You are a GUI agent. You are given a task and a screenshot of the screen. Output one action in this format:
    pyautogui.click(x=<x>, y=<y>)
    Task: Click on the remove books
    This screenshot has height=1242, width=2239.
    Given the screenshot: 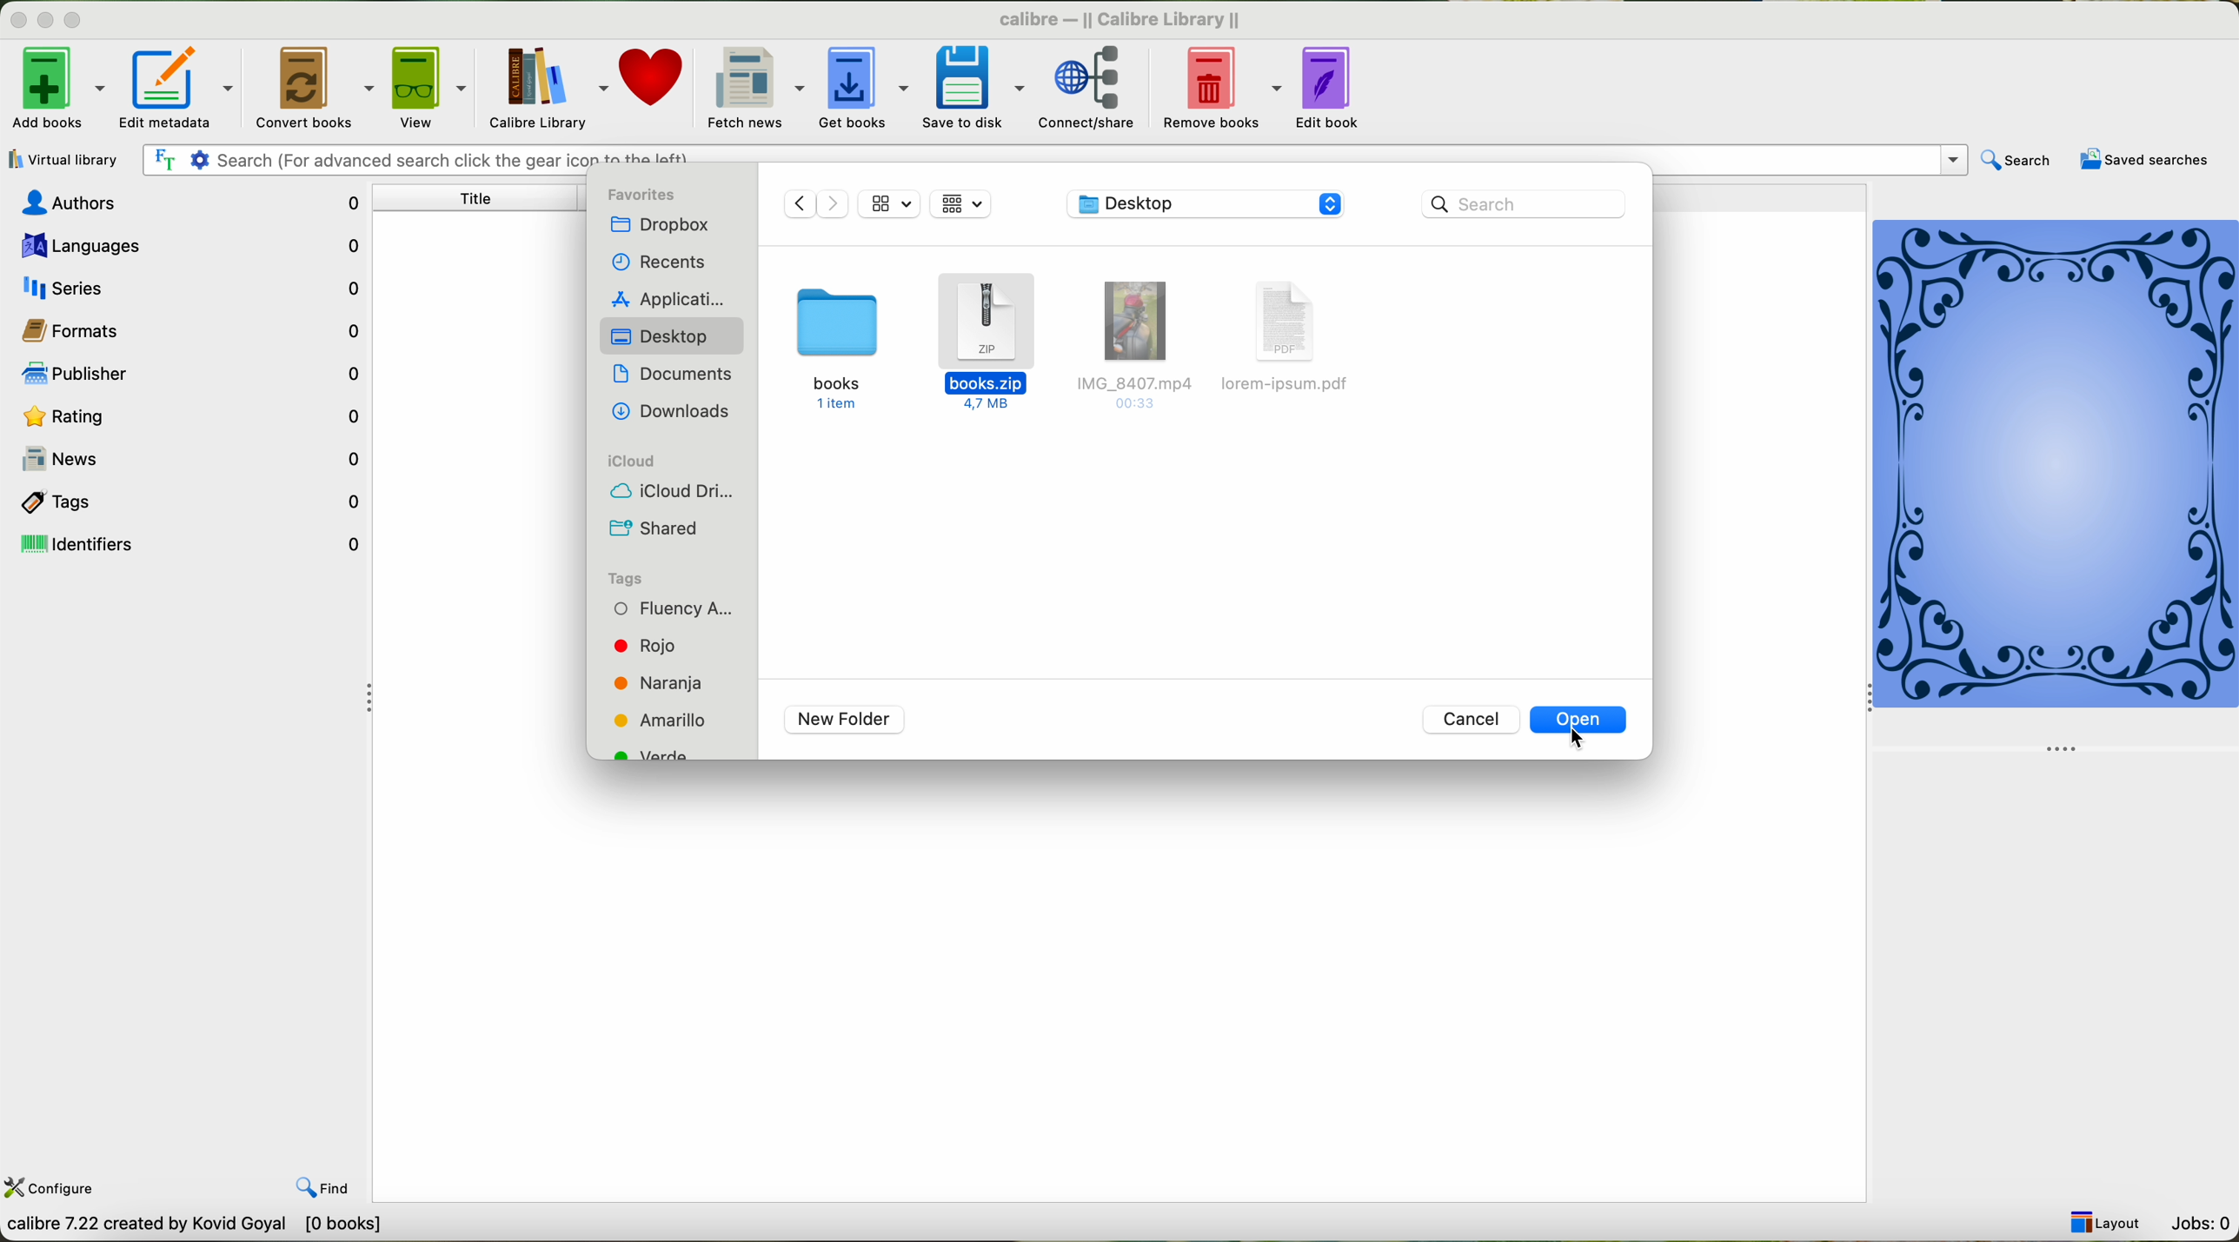 What is the action you would take?
    pyautogui.click(x=1225, y=89)
    